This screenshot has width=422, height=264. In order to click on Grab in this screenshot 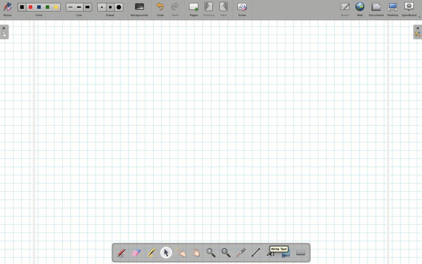, I will do `click(196, 253)`.